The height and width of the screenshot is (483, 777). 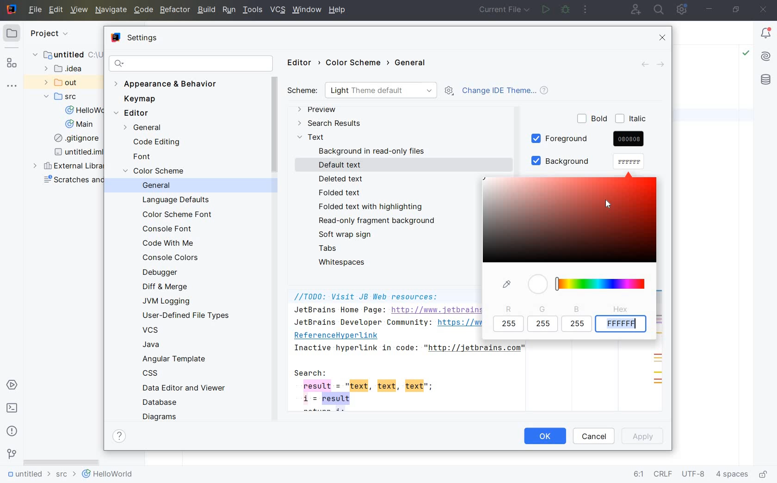 What do you see at coordinates (151, 330) in the screenshot?
I see `VCS` at bounding box center [151, 330].